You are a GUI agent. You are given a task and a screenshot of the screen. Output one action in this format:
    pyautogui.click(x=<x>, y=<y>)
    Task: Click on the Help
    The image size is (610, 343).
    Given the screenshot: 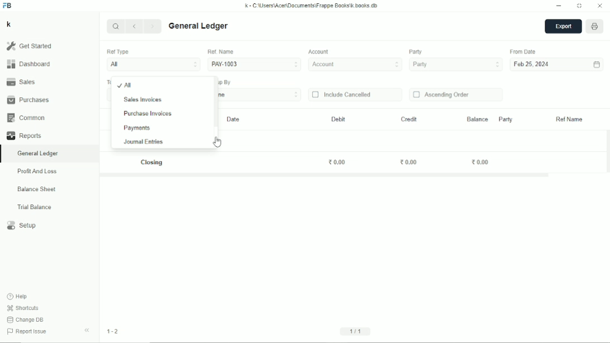 What is the action you would take?
    pyautogui.click(x=18, y=297)
    